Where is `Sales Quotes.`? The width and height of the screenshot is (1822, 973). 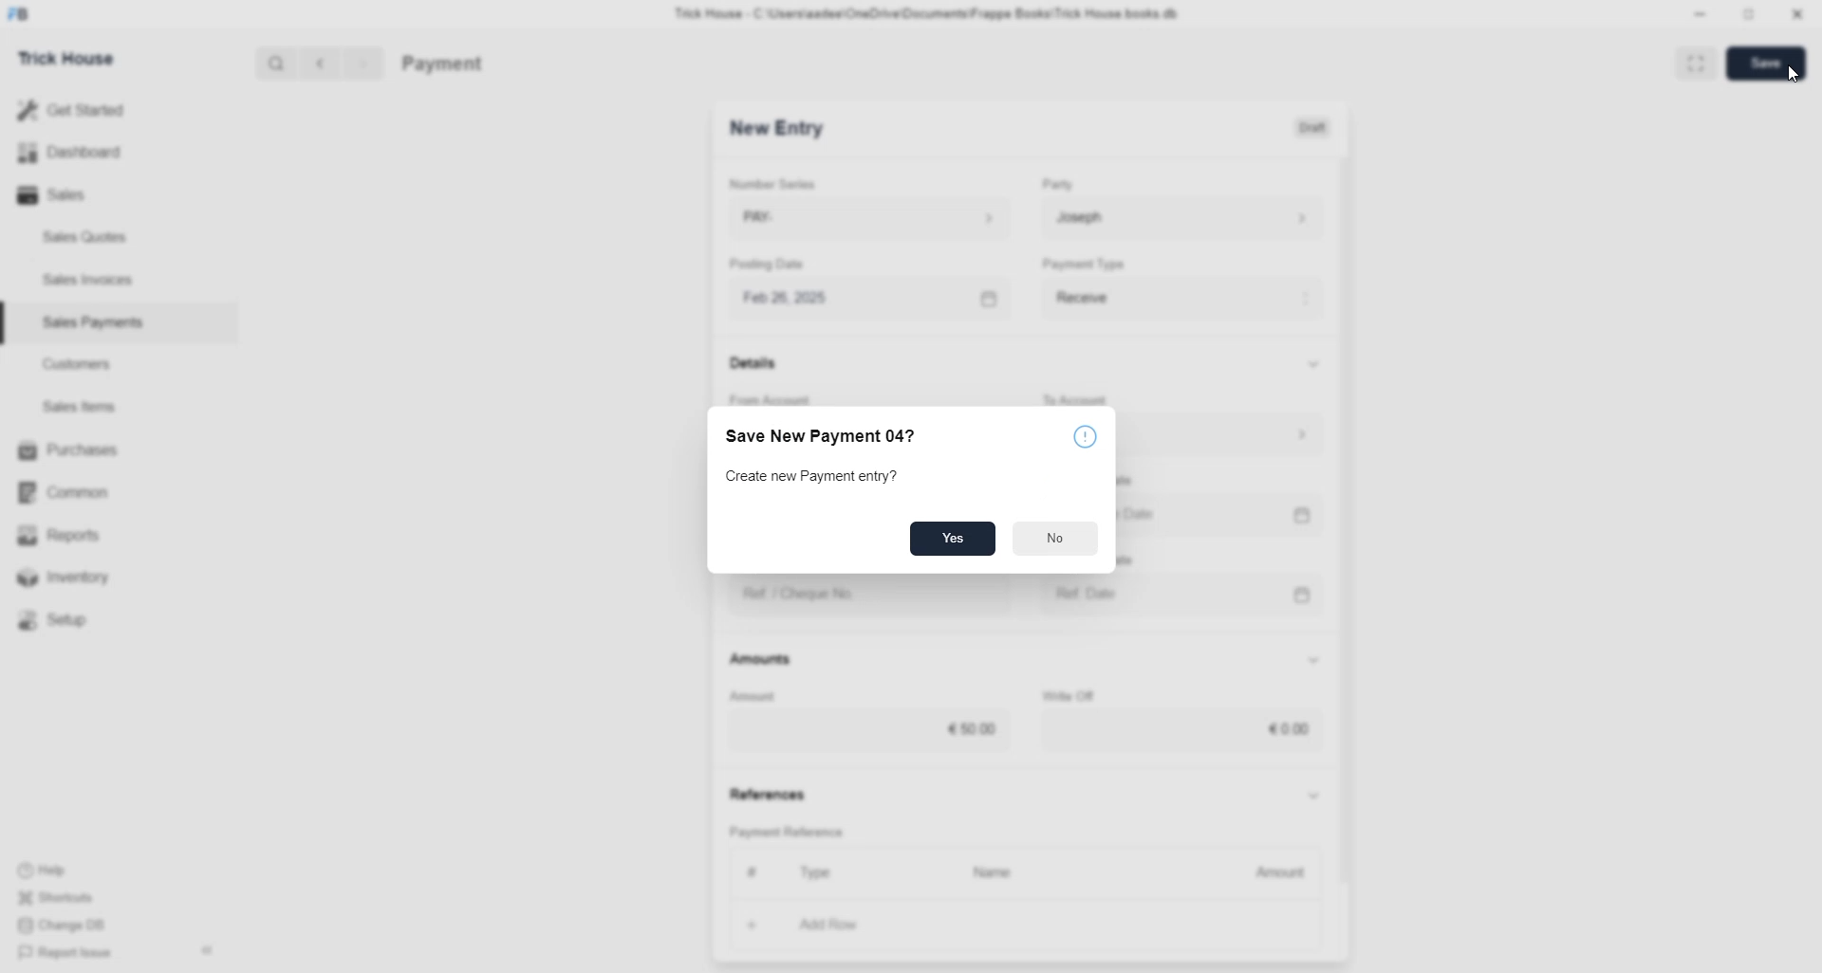 Sales Quotes. is located at coordinates (87, 236).